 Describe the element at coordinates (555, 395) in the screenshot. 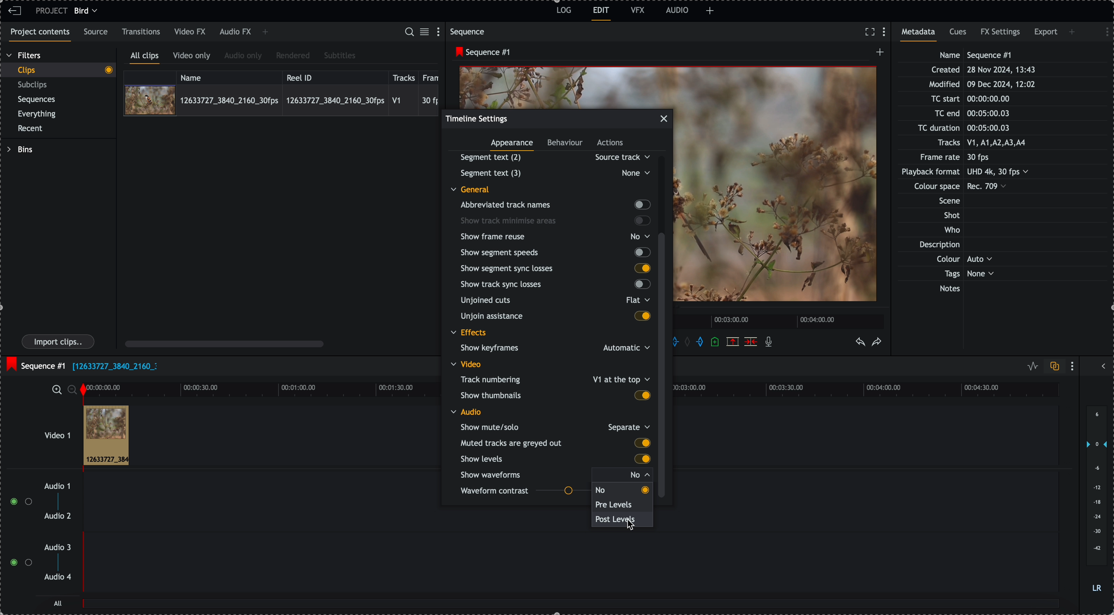

I see `show thumbnails` at that location.